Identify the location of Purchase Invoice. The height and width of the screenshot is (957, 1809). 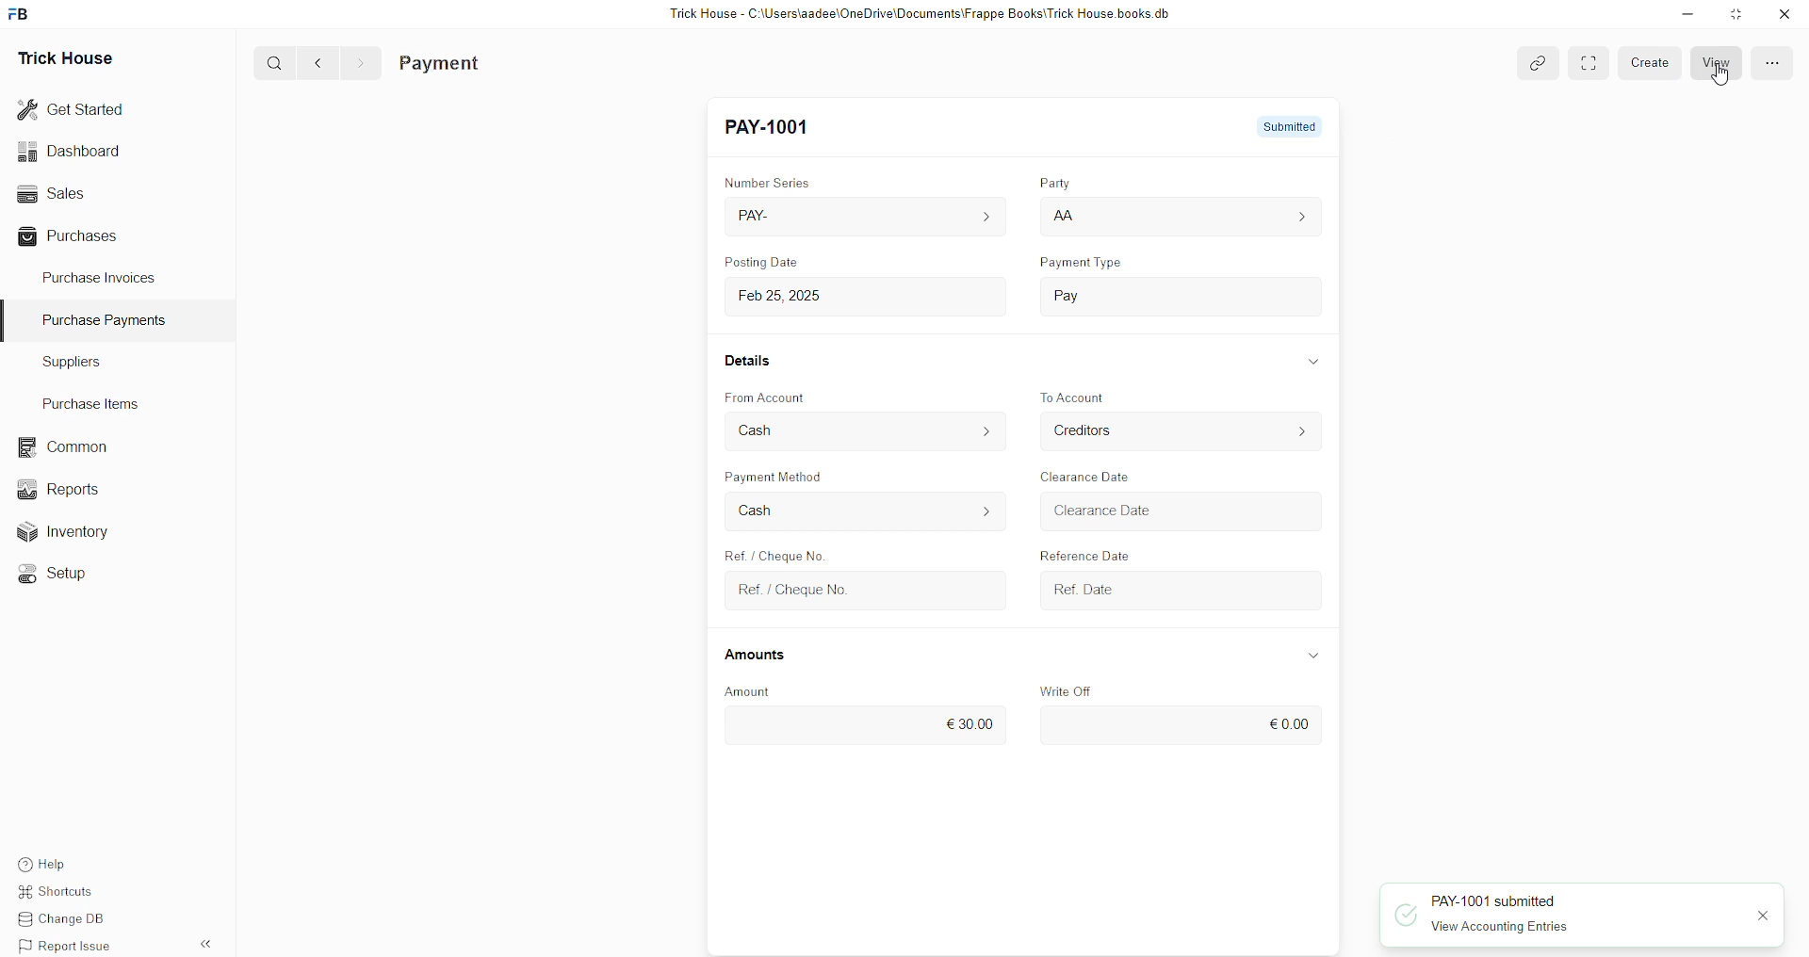
(486, 63).